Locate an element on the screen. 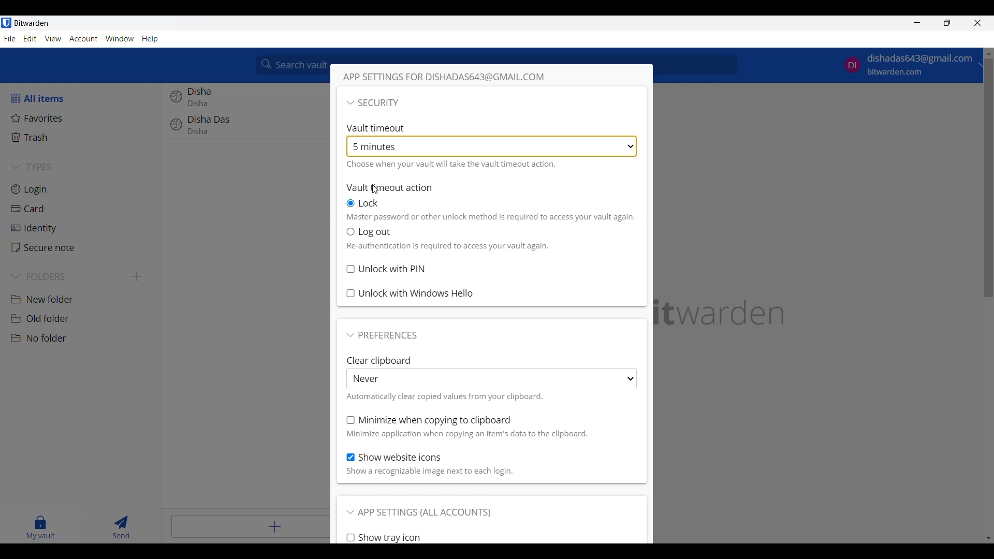  All items is located at coordinates (82, 98).